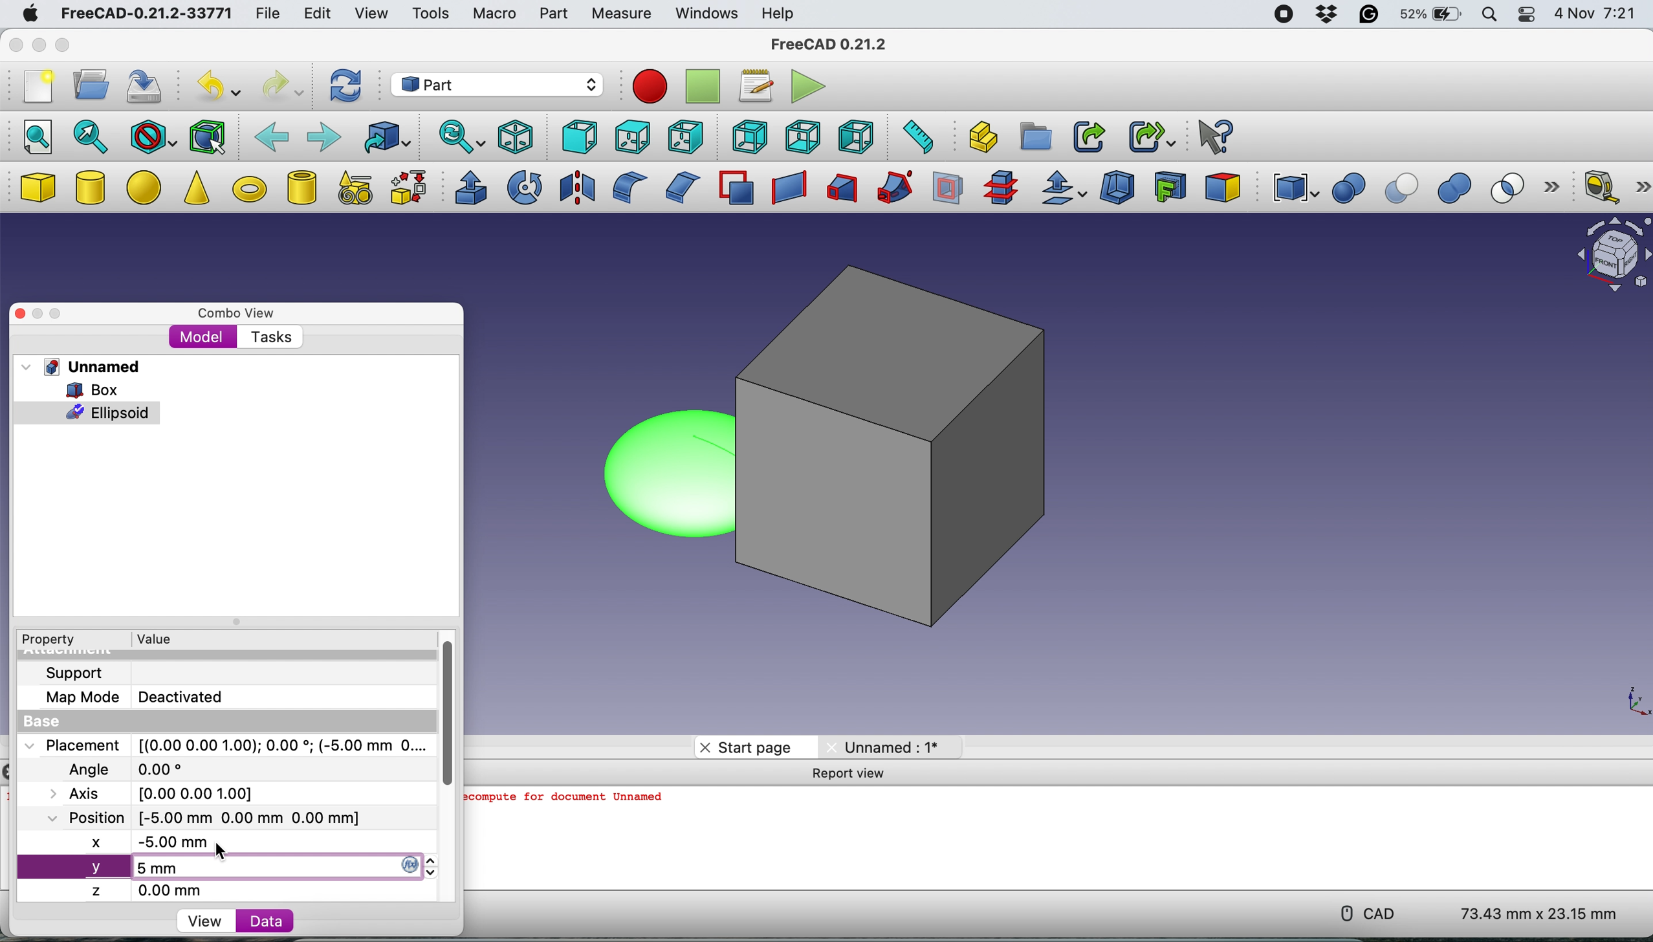  What do you see at coordinates (154, 844) in the screenshot?
I see `x -5.00 mm` at bounding box center [154, 844].